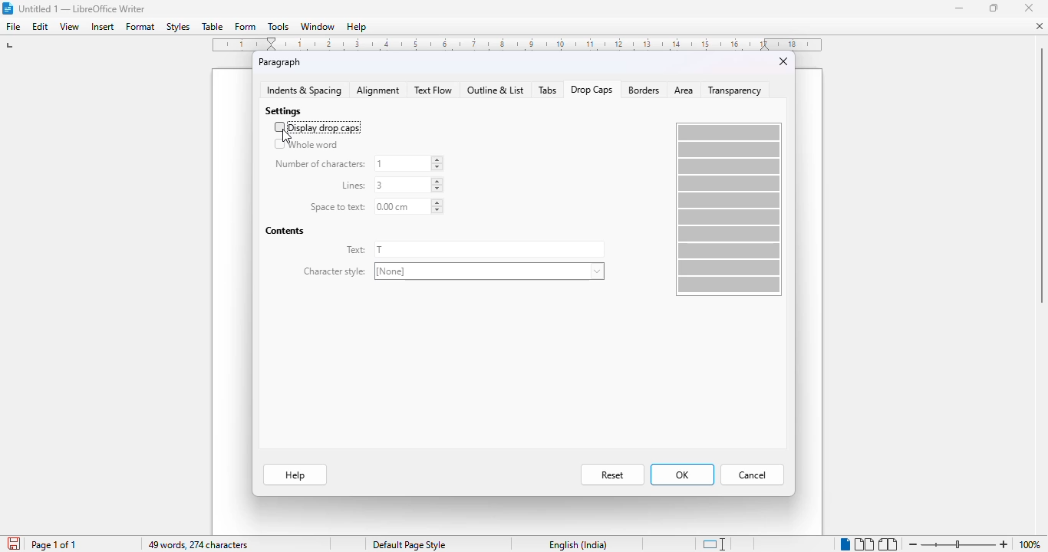  What do you see at coordinates (141, 26) in the screenshot?
I see `format` at bounding box center [141, 26].